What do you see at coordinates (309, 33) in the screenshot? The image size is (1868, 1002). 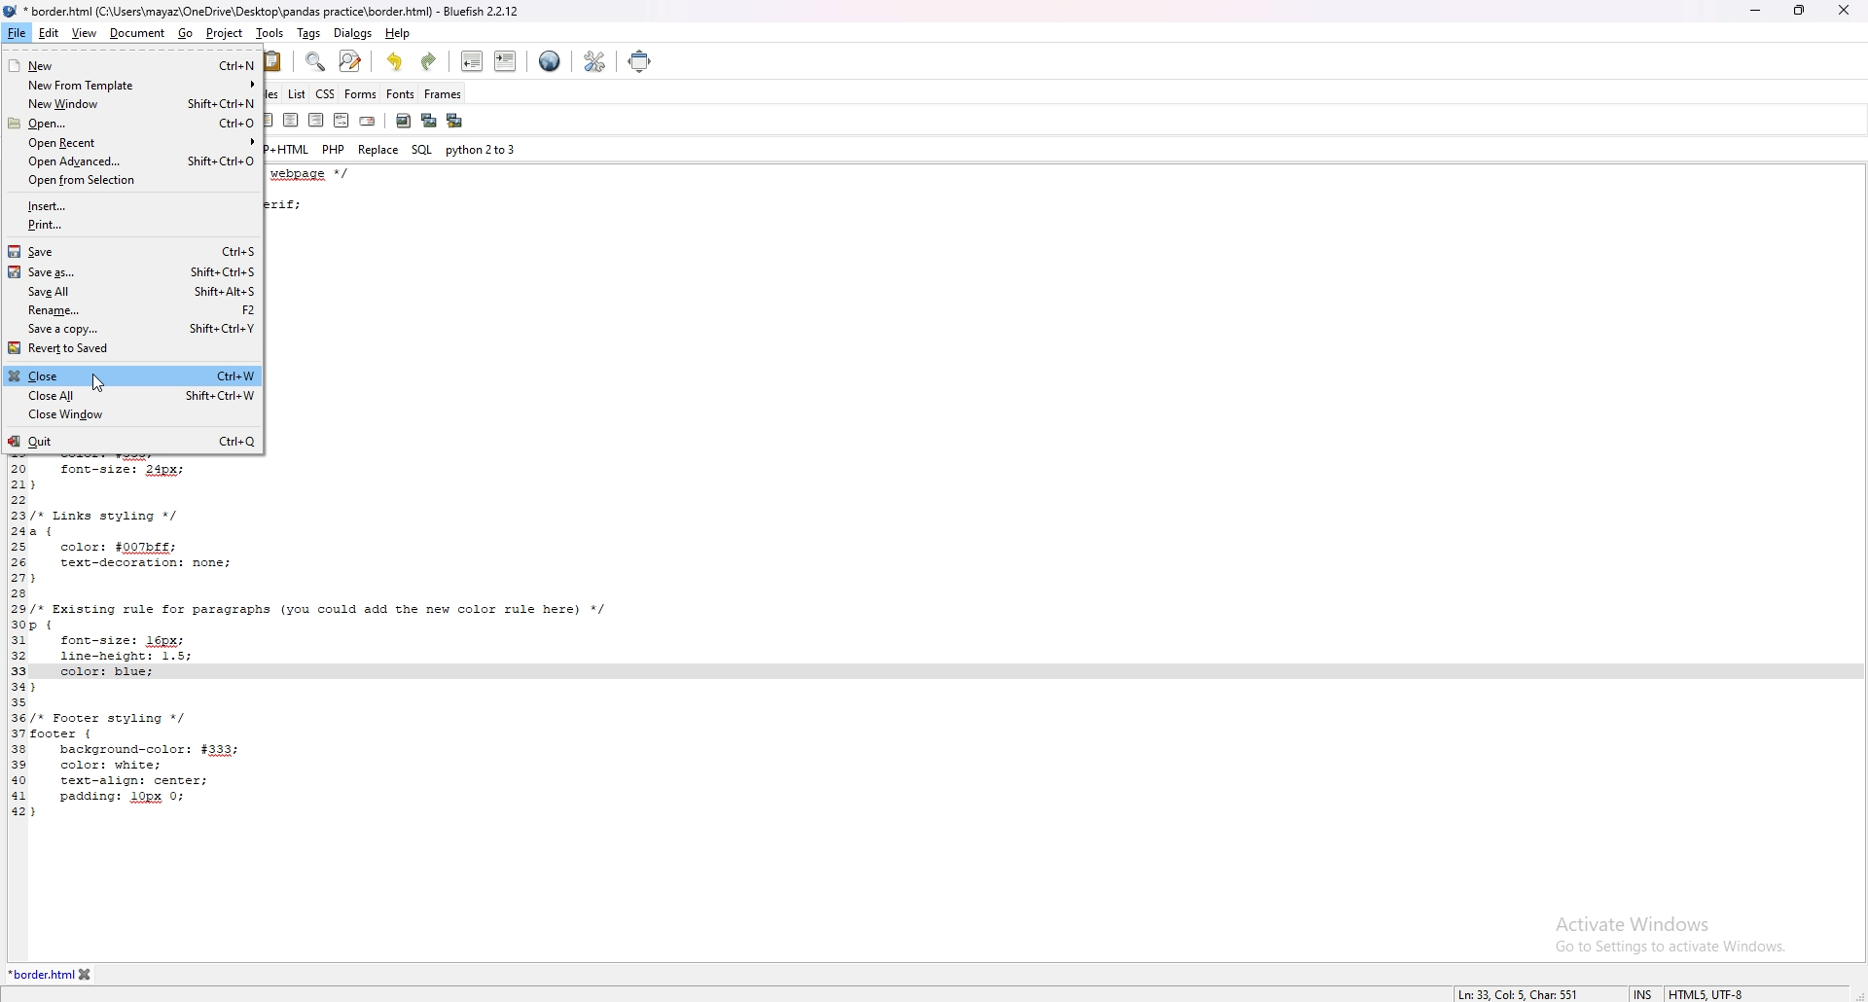 I see `tags` at bounding box center [309, 33].